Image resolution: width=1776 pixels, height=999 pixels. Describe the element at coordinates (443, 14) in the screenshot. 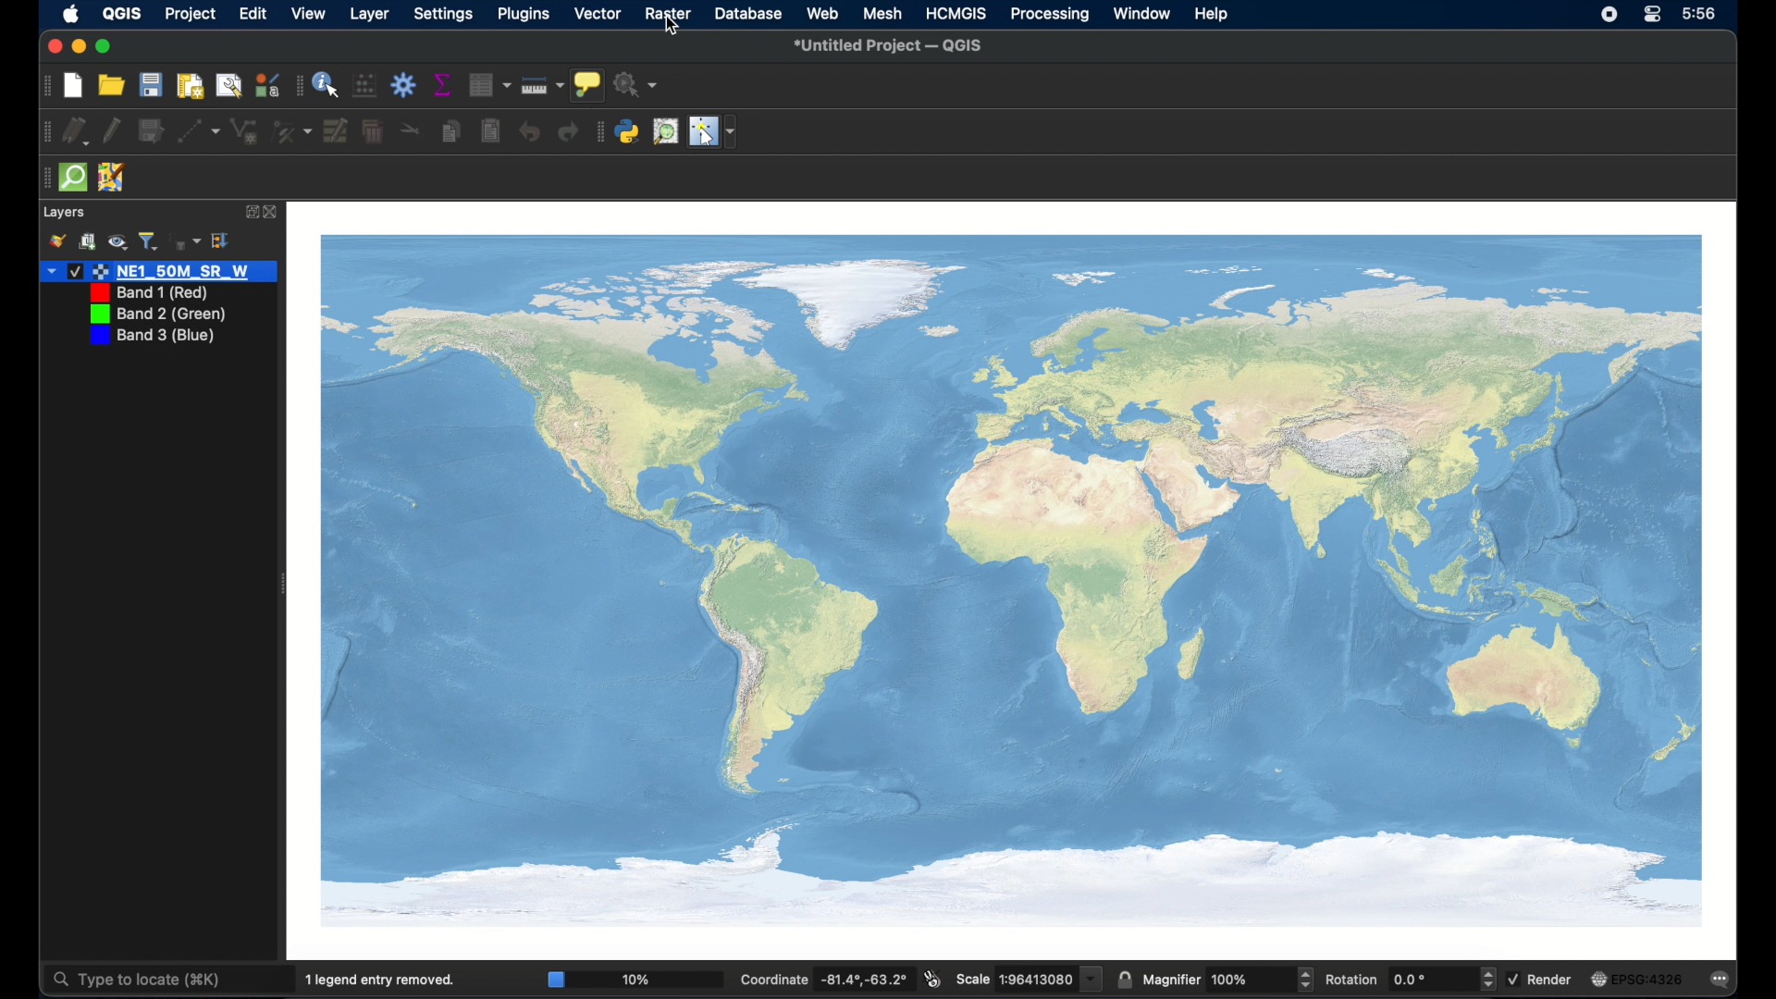

I see `settings` at that location.